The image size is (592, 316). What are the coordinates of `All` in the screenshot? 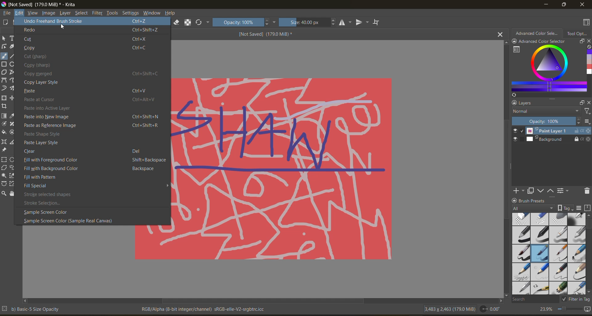 It's located at (534, 208).